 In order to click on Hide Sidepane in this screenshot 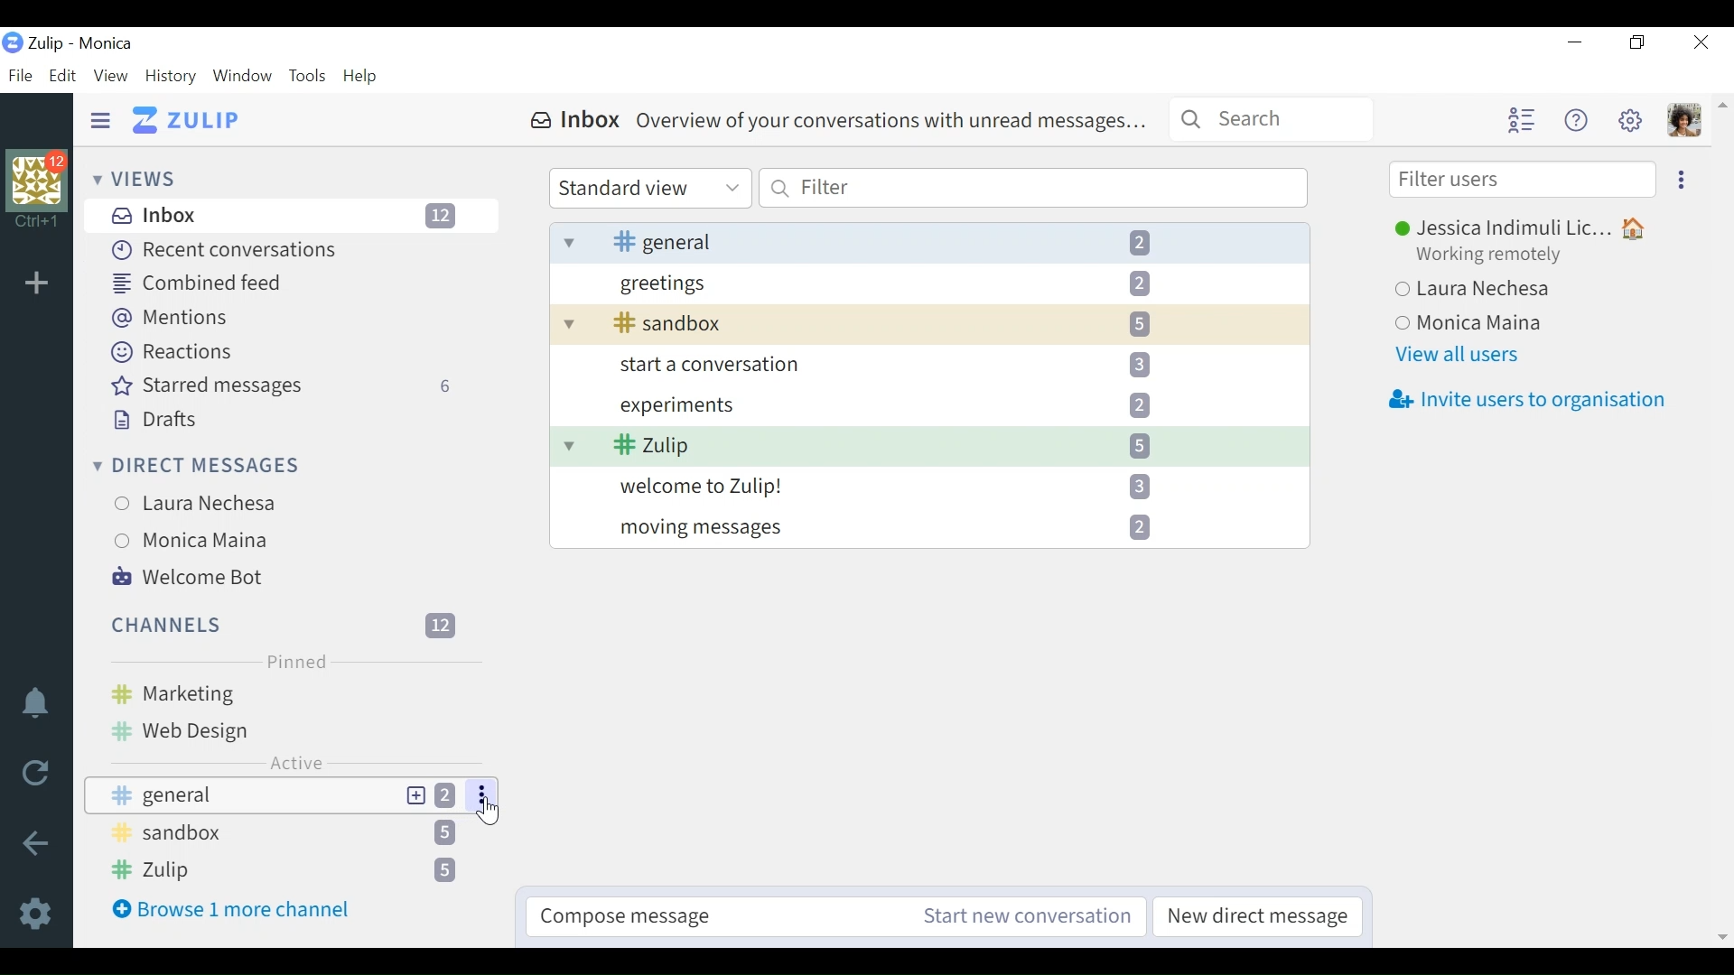, I will do `click(101, 121)`.